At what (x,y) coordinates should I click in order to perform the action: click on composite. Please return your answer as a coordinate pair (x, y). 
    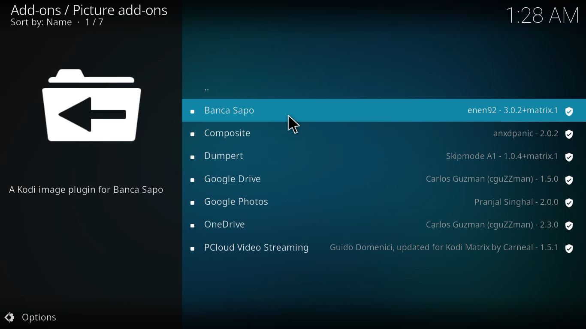
    Looking at the image, I should click on (223, 134).